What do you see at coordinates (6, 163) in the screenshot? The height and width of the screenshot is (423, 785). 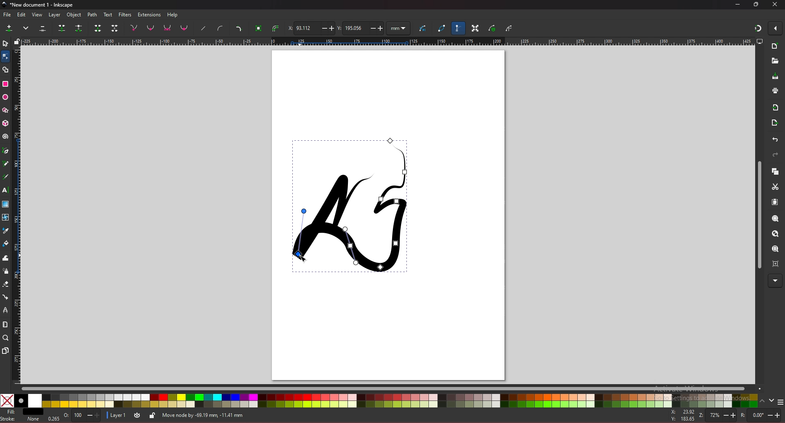 I see `pencil` at bounding box center [6, 163].